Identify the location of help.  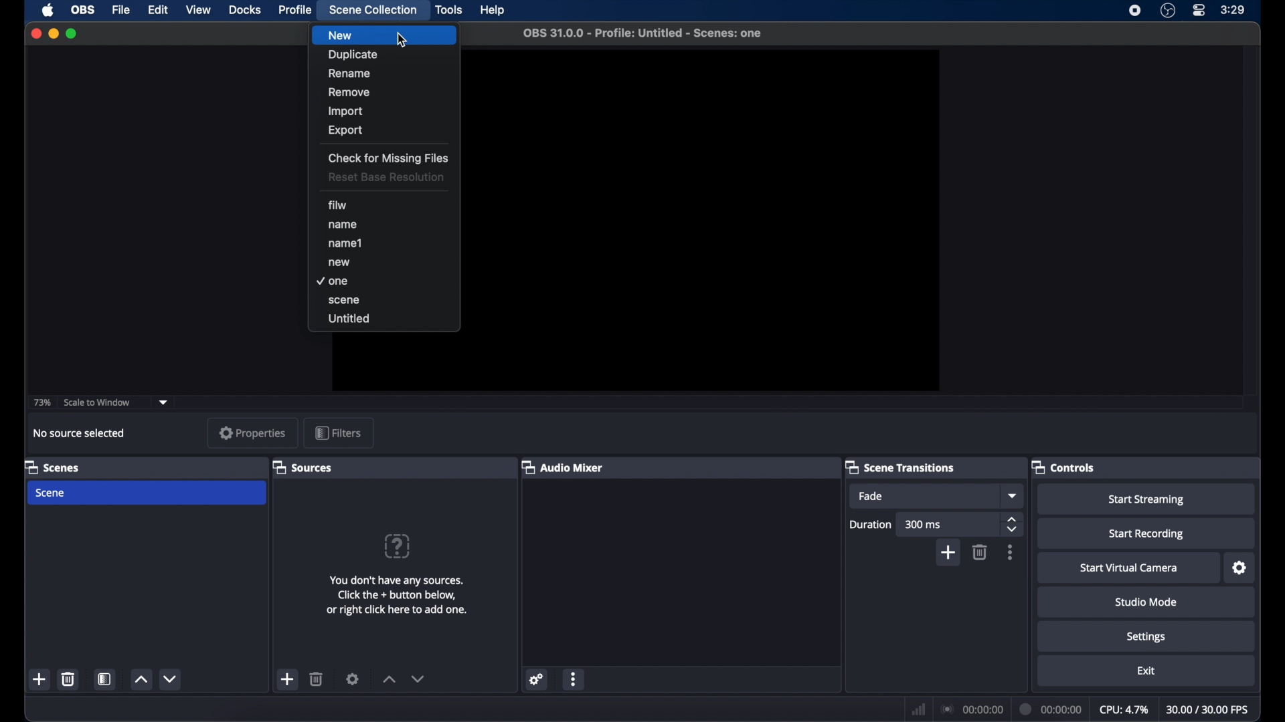
(494, 11).